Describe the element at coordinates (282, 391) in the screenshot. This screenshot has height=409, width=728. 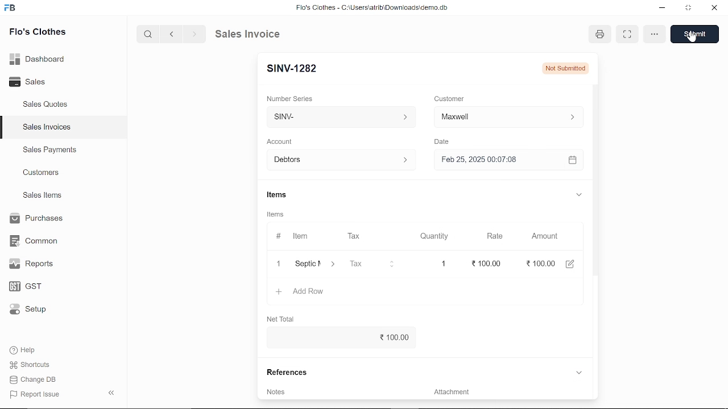
I see `Add invoice terms` at that location.